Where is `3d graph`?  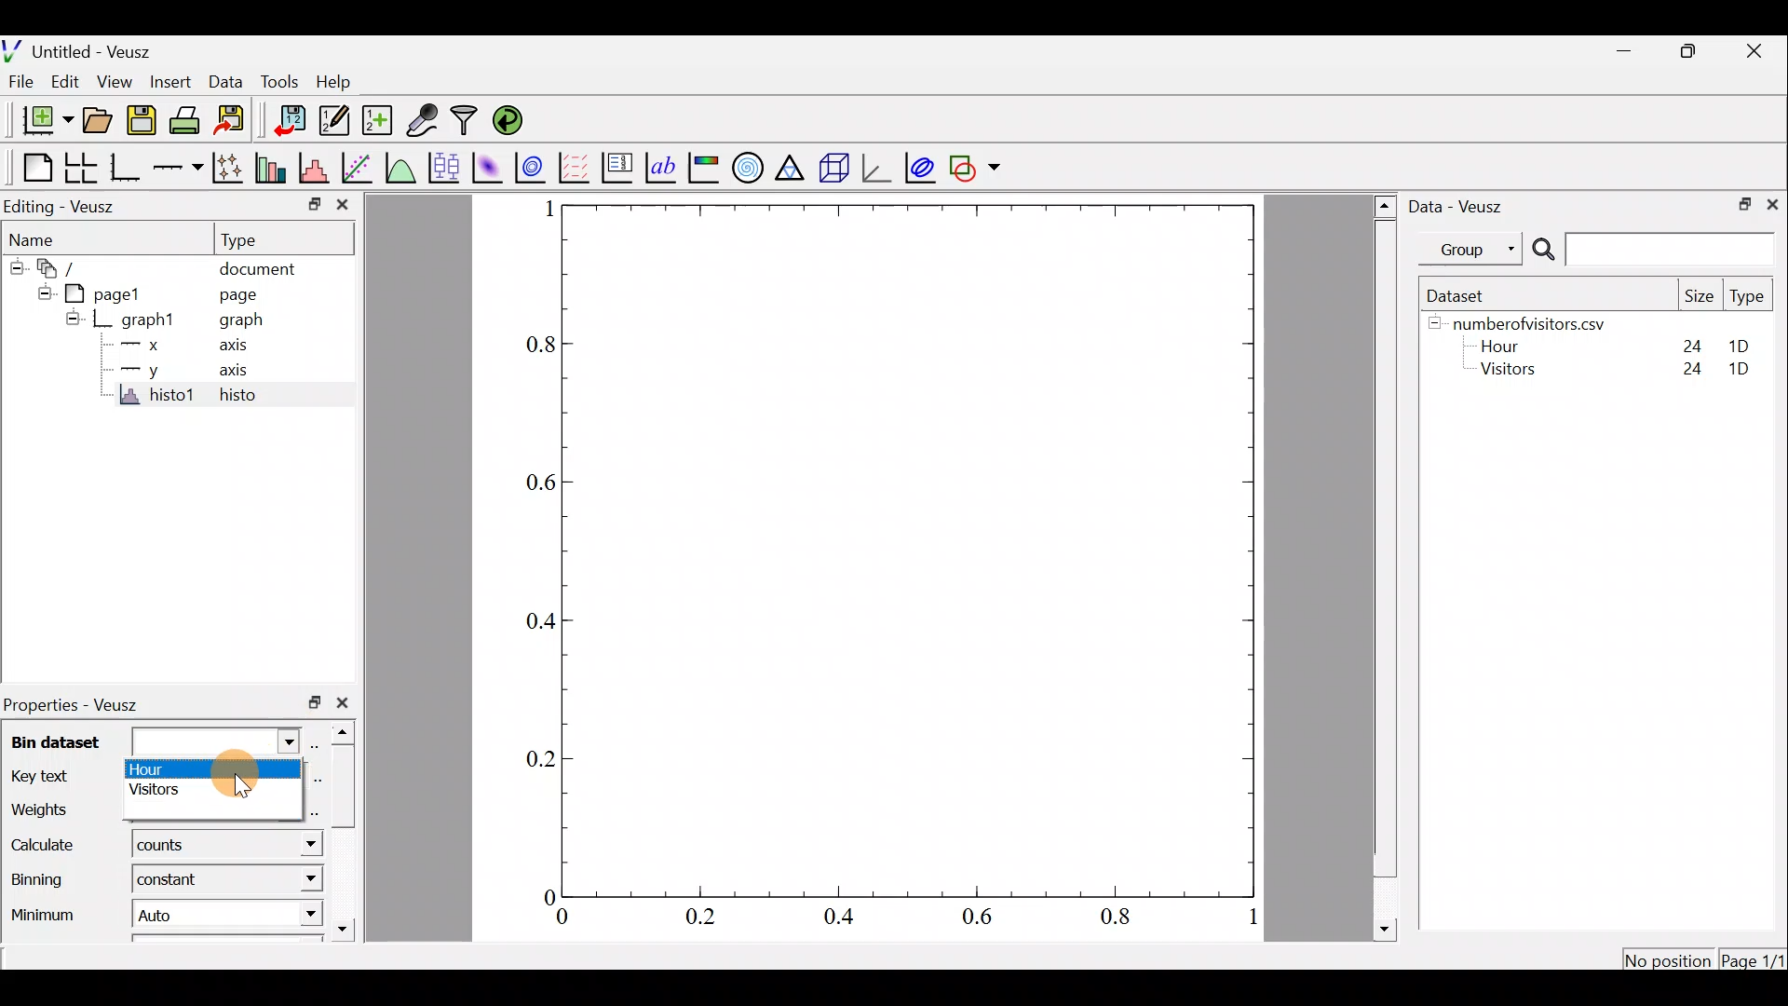
3d graph is located at coordinates (880, 167).